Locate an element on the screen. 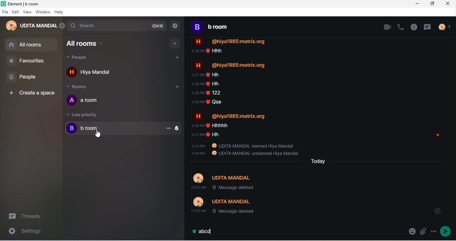 This screenshot has width=456, height=241. hiya mandal is located at coordinates (99, 73).